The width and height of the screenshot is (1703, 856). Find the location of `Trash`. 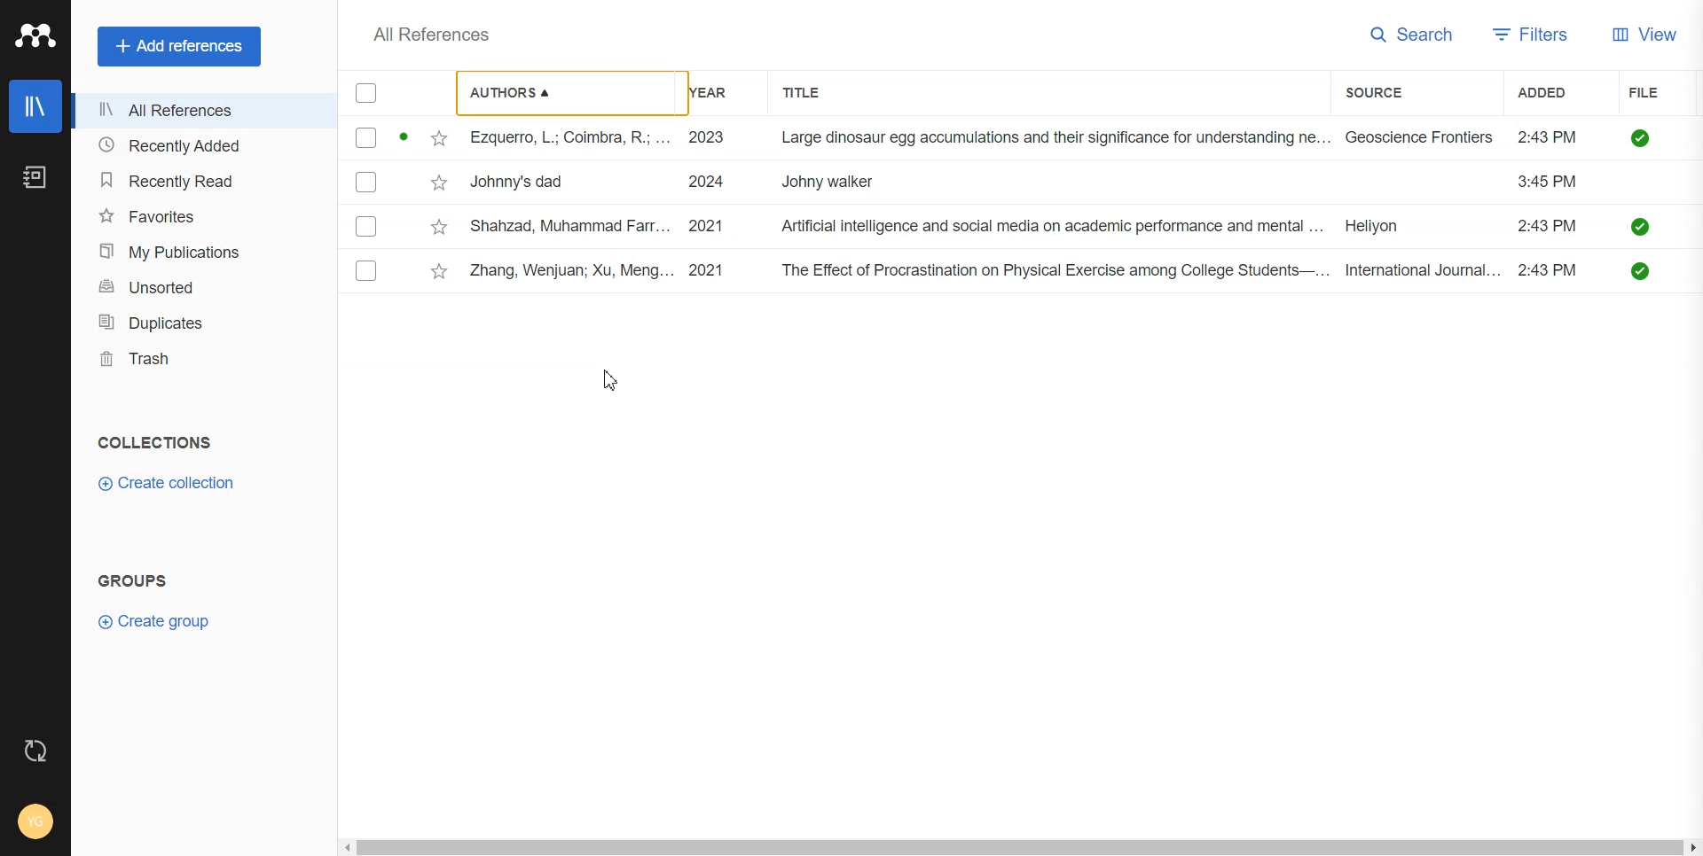

Trash is located at coordinates (197, 358).